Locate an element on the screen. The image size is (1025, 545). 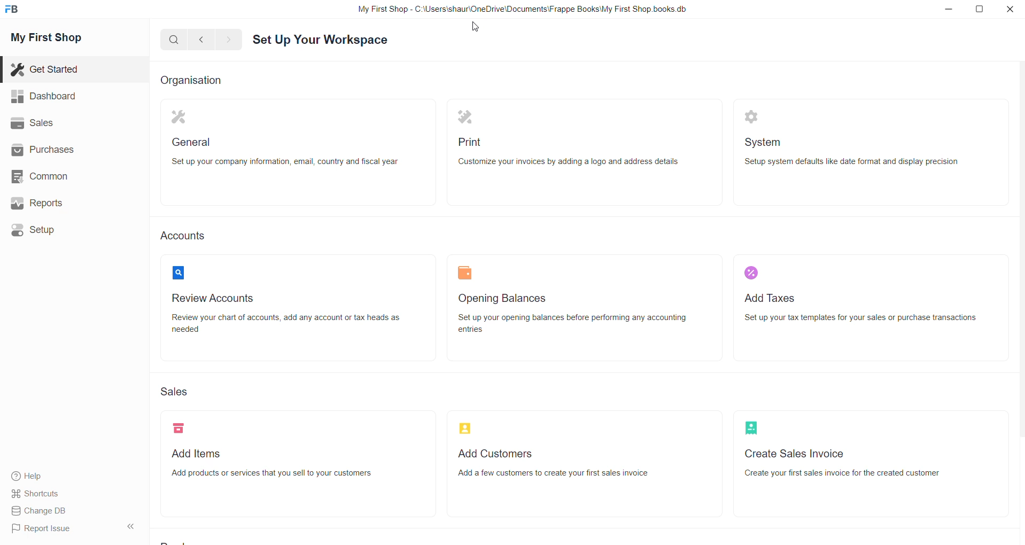
close is located at coordinates (1011, 11).